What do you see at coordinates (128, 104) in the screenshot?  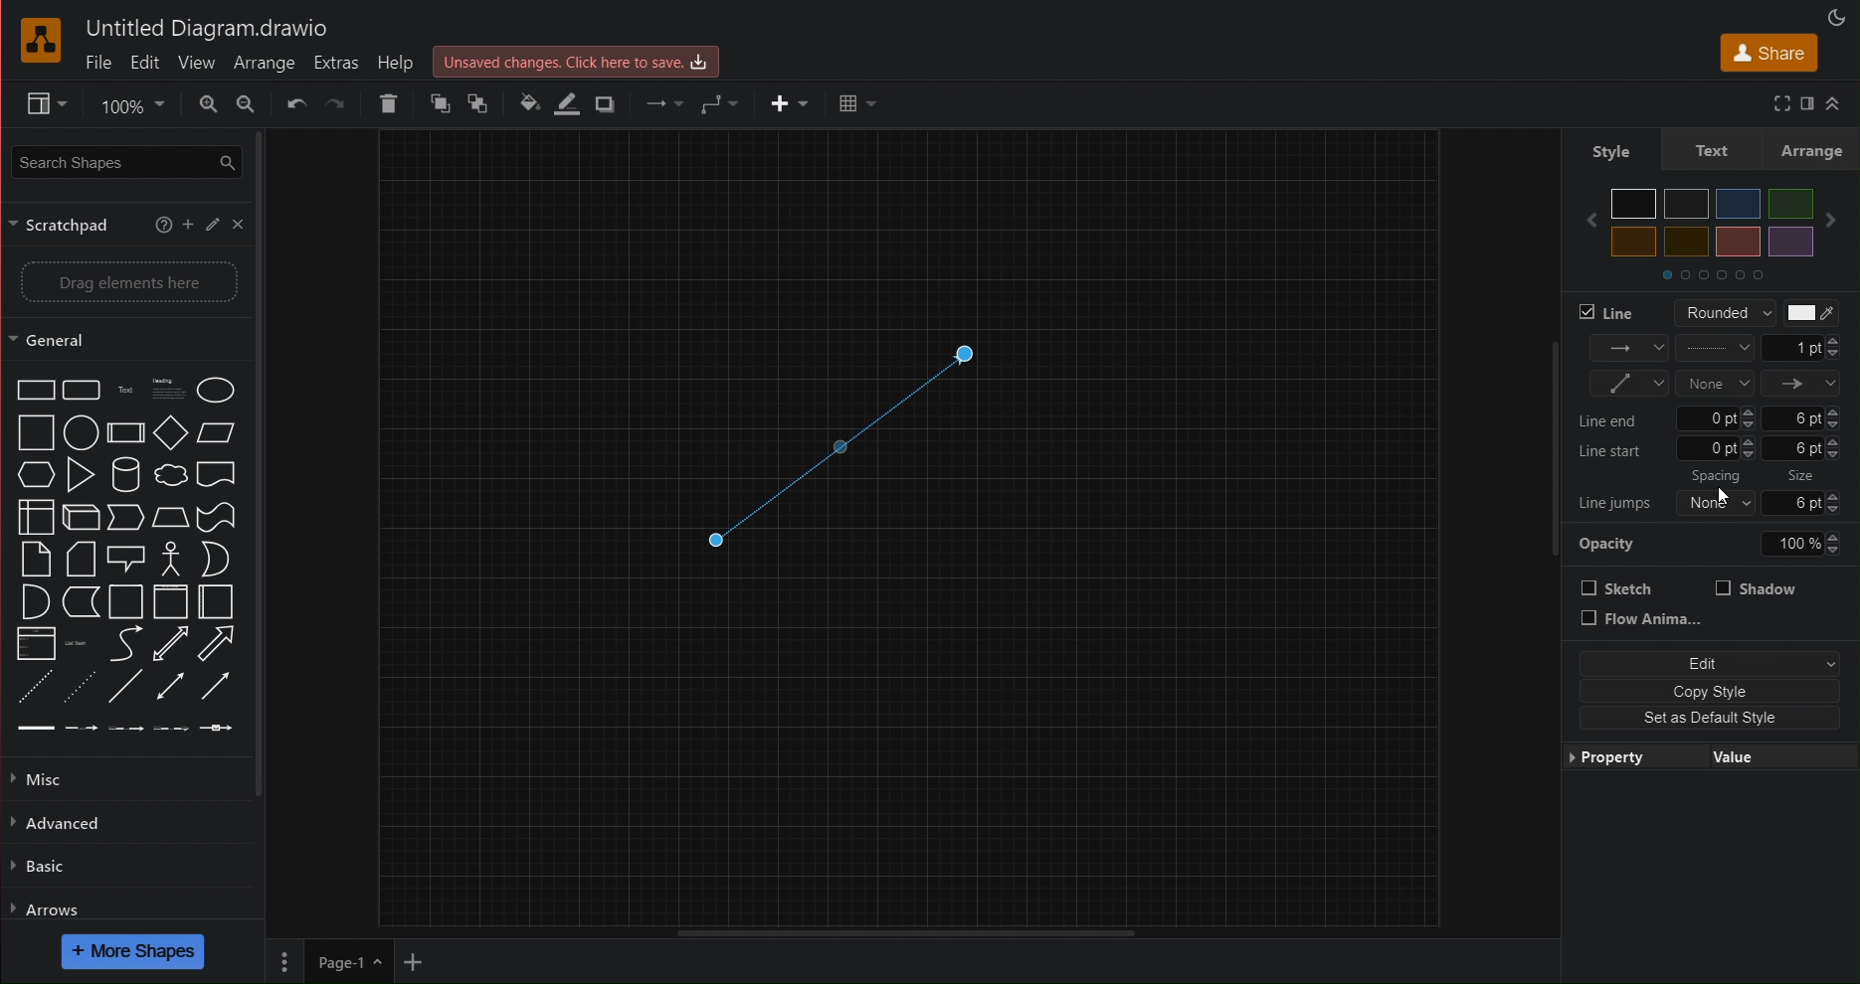 I see `Zoom` at bounding box center [128, 104].